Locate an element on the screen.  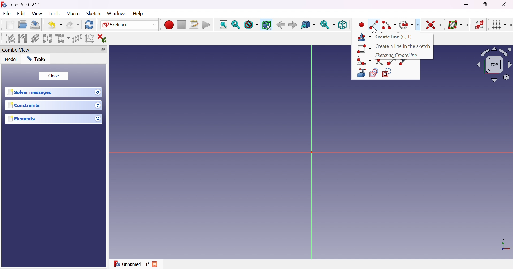
Isometric is located at coordinates (343, 25).